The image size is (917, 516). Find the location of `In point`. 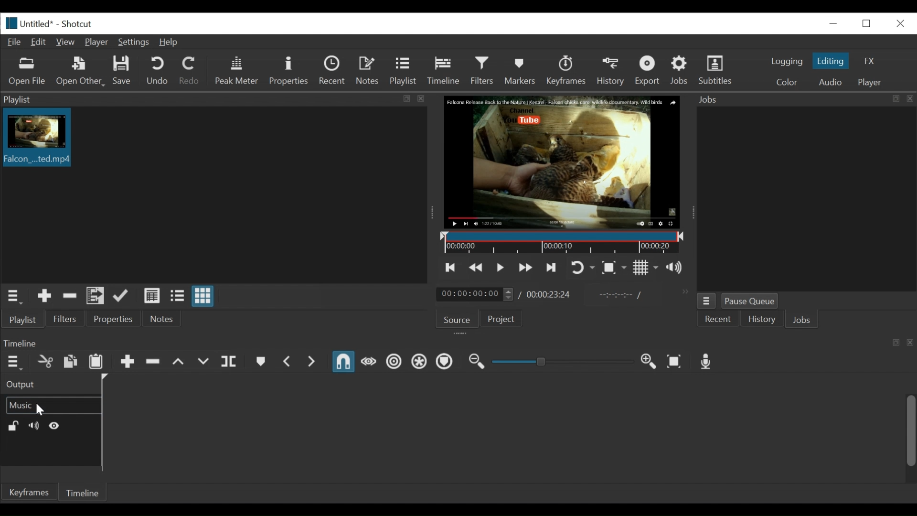

In point is located at coordinates (620, 296).